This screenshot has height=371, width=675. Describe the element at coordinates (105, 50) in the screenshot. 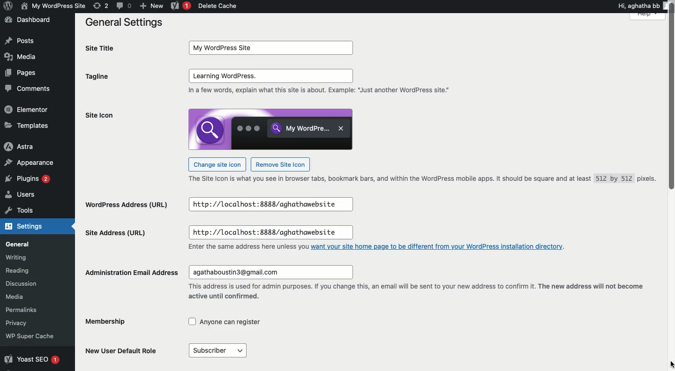

I see `Site title` at that location.